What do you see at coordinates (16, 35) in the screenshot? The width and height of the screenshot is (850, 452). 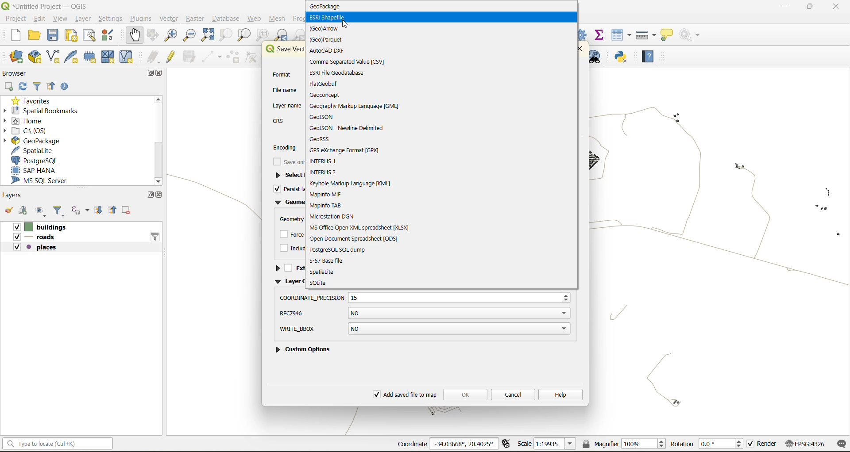 I see `new` at bounding box center [16, 35].